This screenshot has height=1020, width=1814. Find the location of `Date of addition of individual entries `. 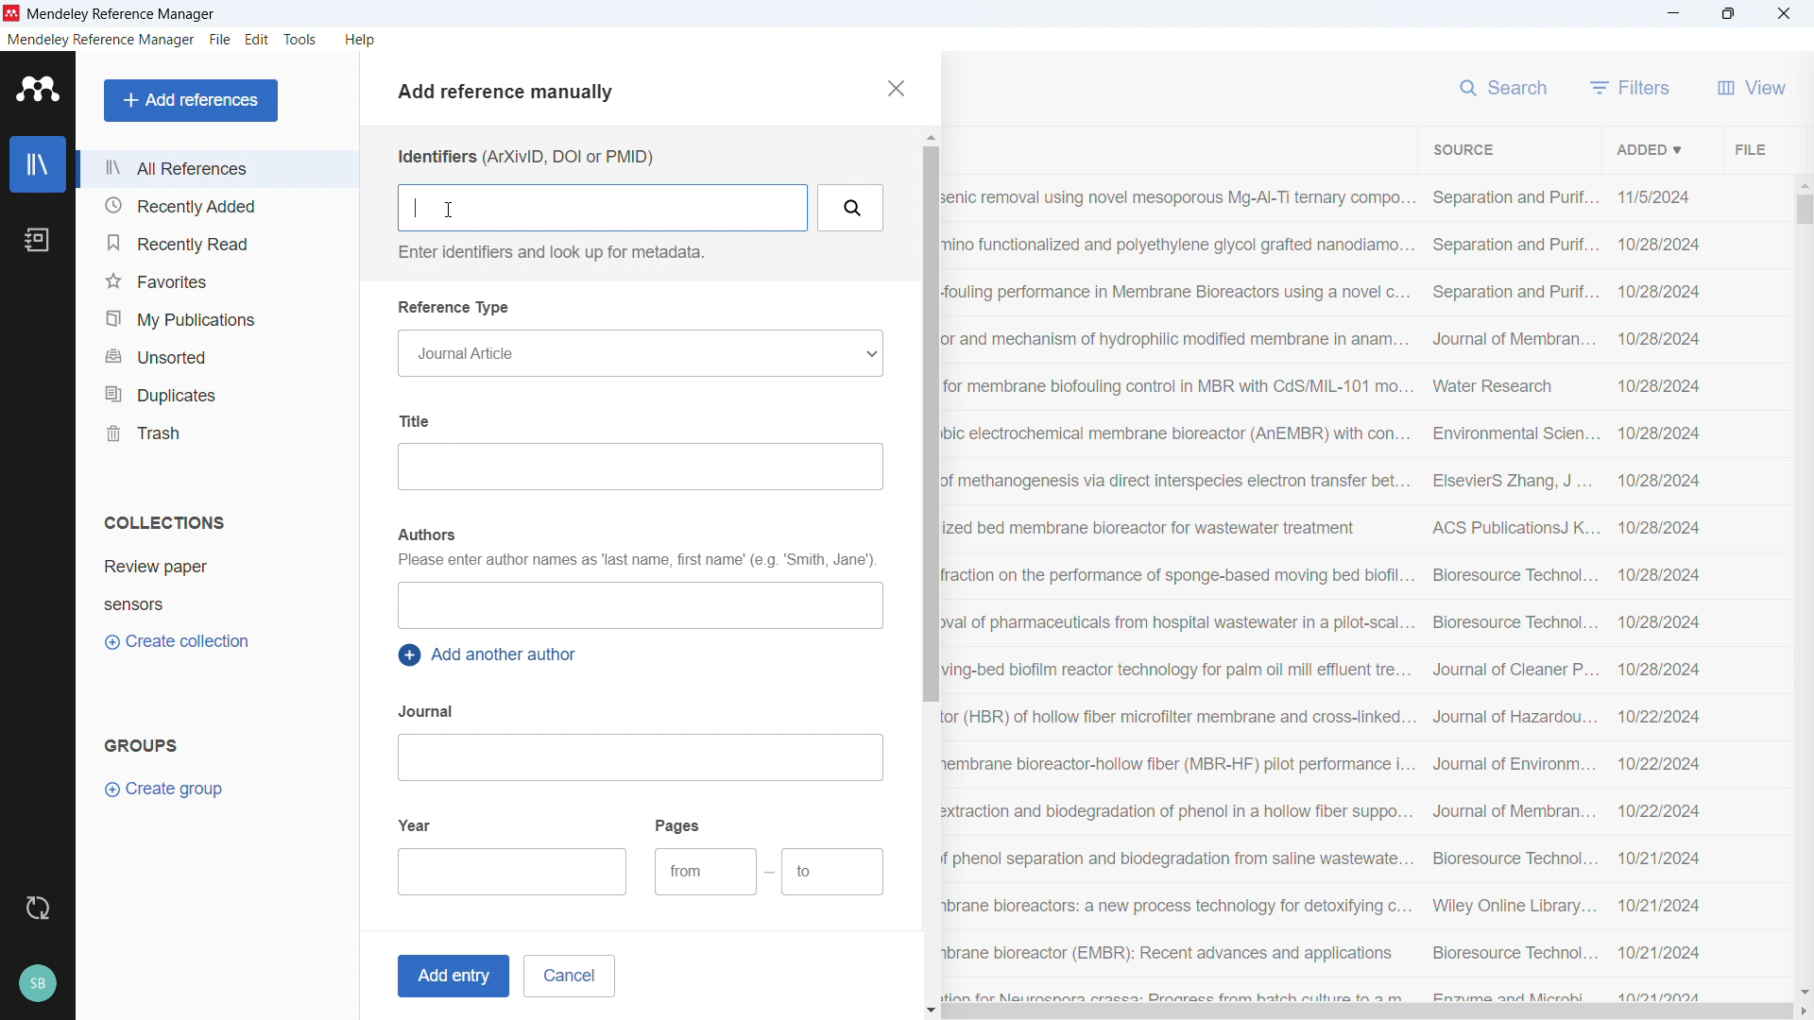

Date of addition of individual entries  is located at coordinates (1660, 594).